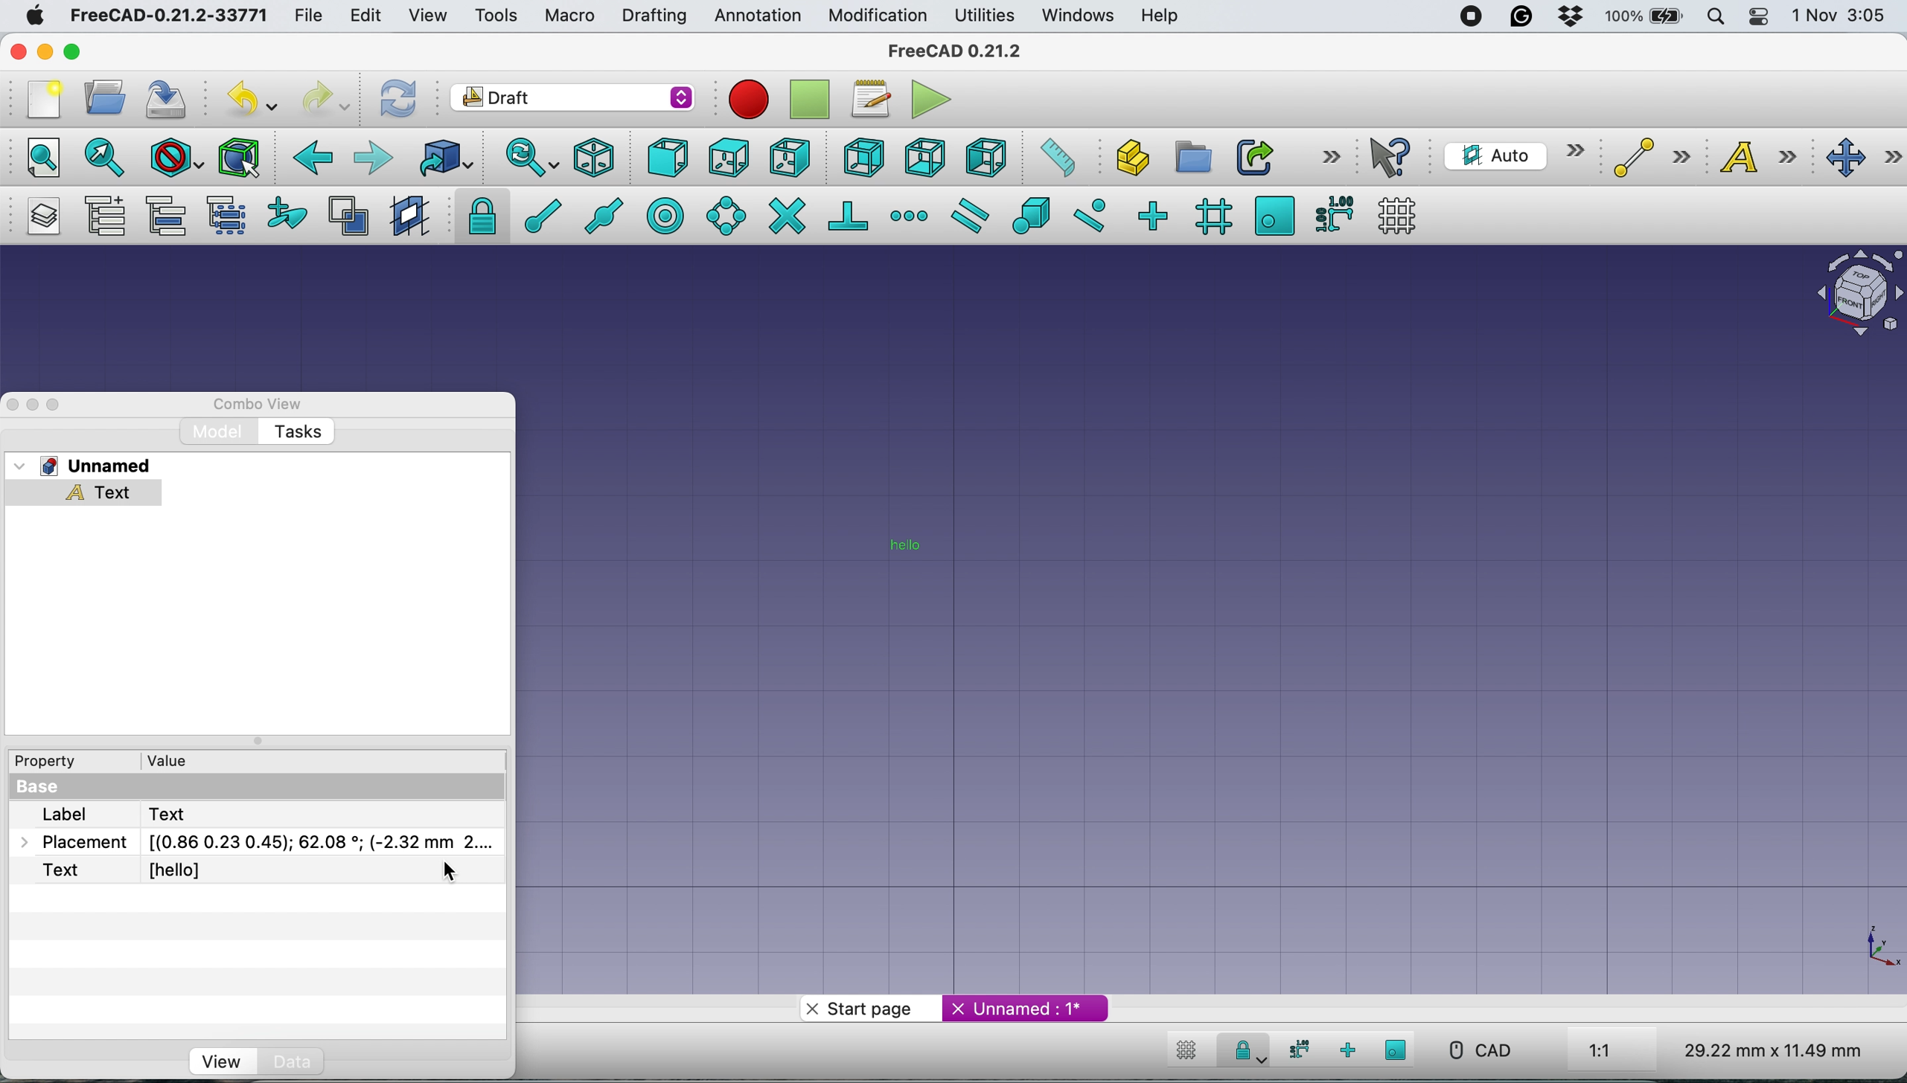 The height and width of the screenshot is (1083, 1907). What do you see at coordinates (495, 16) in the screenshot?
I see `tools` at bounding box center [495, 16].